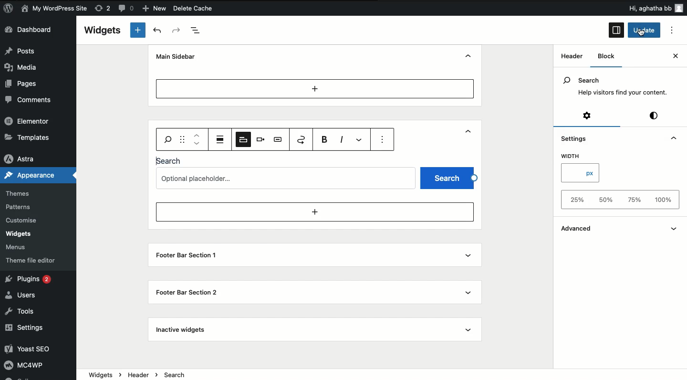 The width and height of the screenshot is (687, 380). What do you see at coordinates (167, 138) in the screenshot?
I see `Search bar` at bounding box center [167, 138].